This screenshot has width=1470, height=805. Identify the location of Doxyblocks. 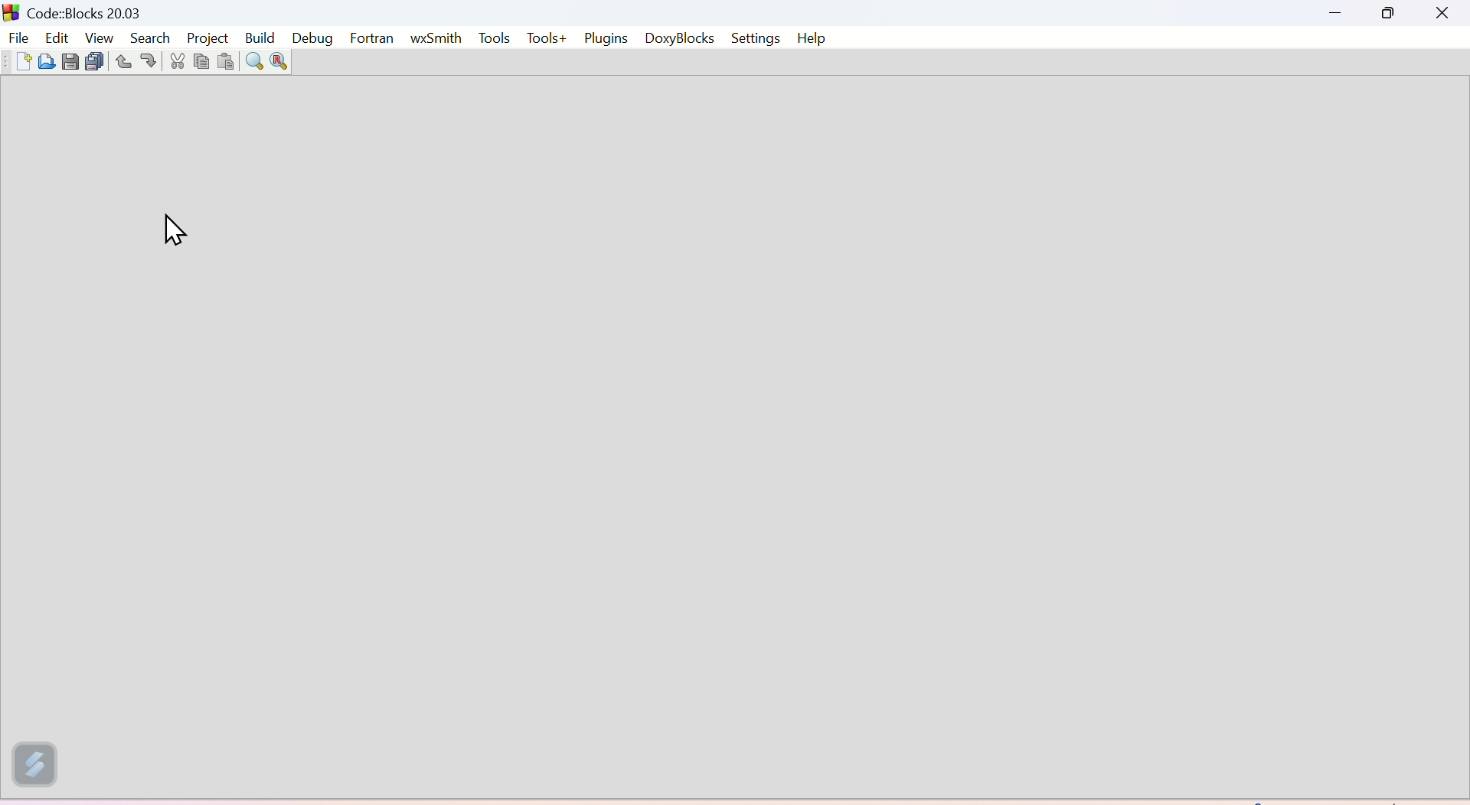
(680, 40).